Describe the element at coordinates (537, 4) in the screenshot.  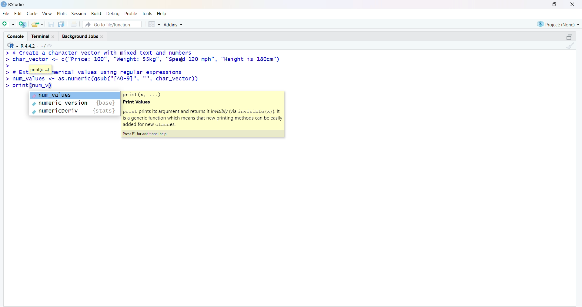
I see `minimise` at that location.